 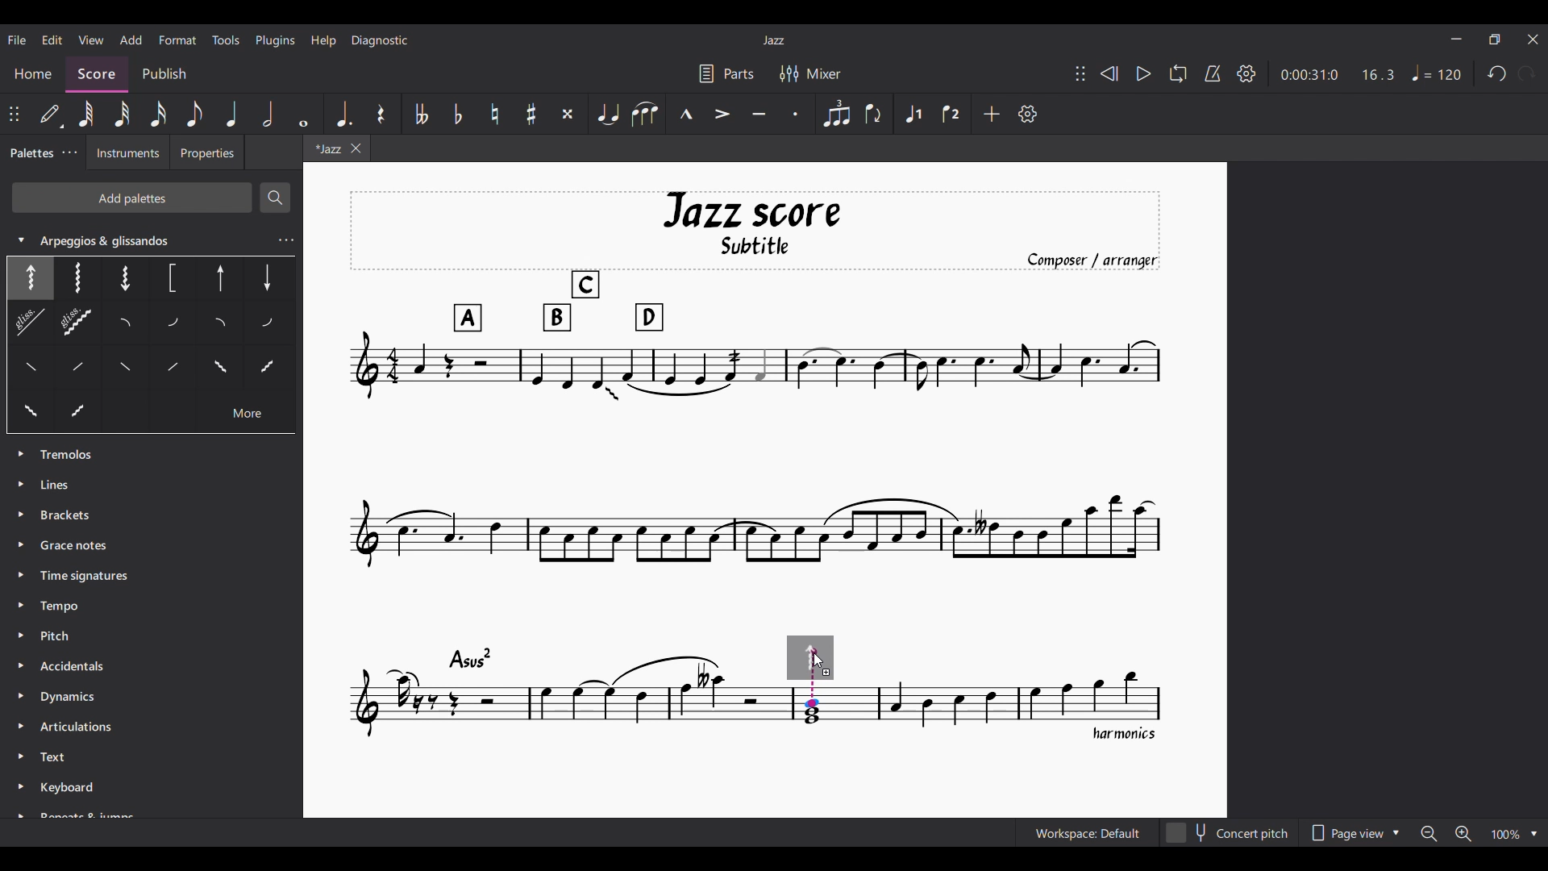 What do you see at coordinates (29, 412) in the screenshot?
I see `` at bounding box center [29, 412].